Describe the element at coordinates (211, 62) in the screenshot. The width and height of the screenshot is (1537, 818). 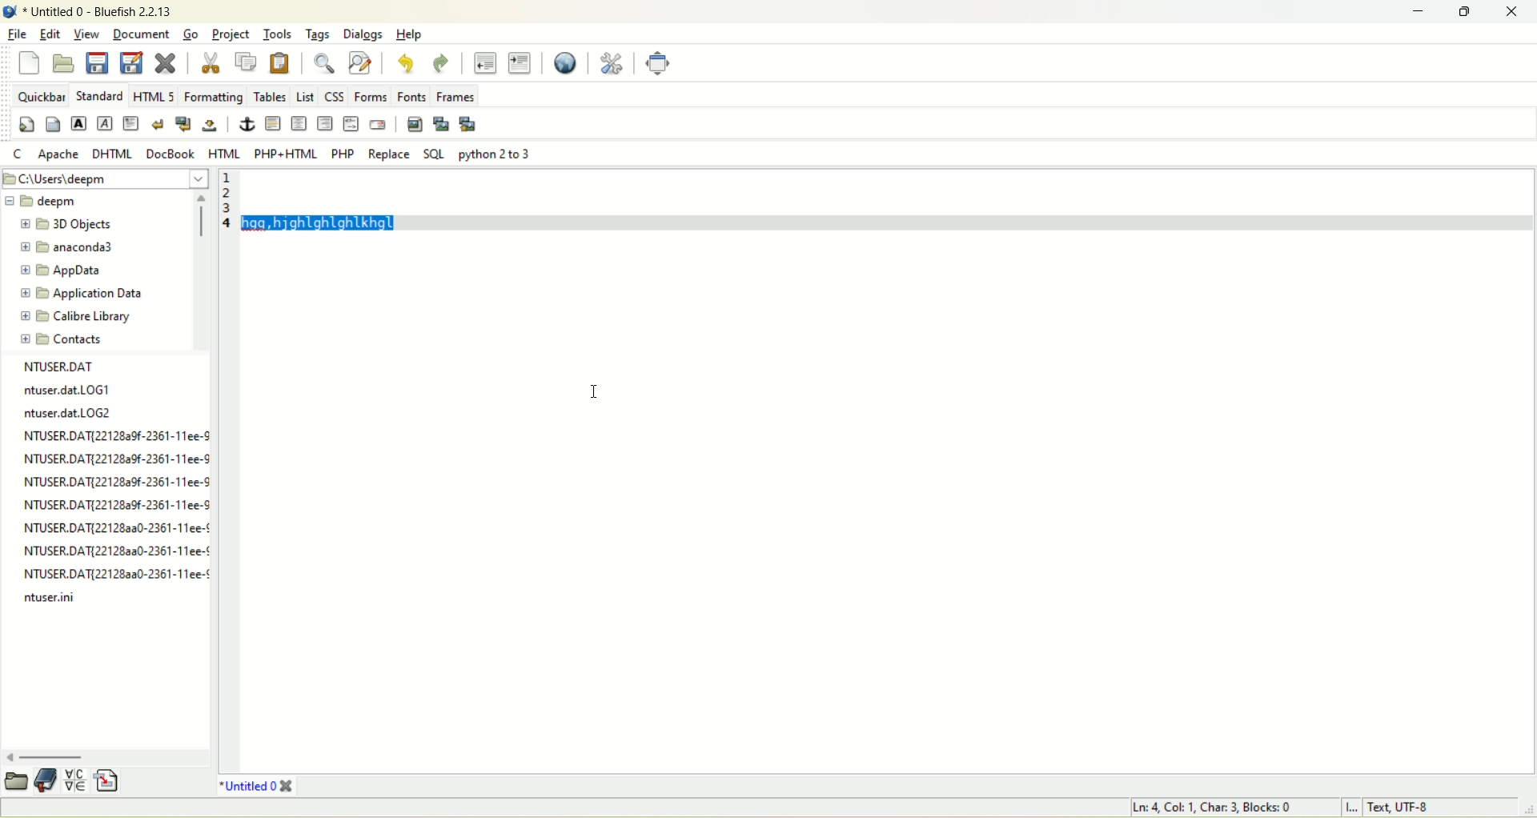
I see `cut` at that location.